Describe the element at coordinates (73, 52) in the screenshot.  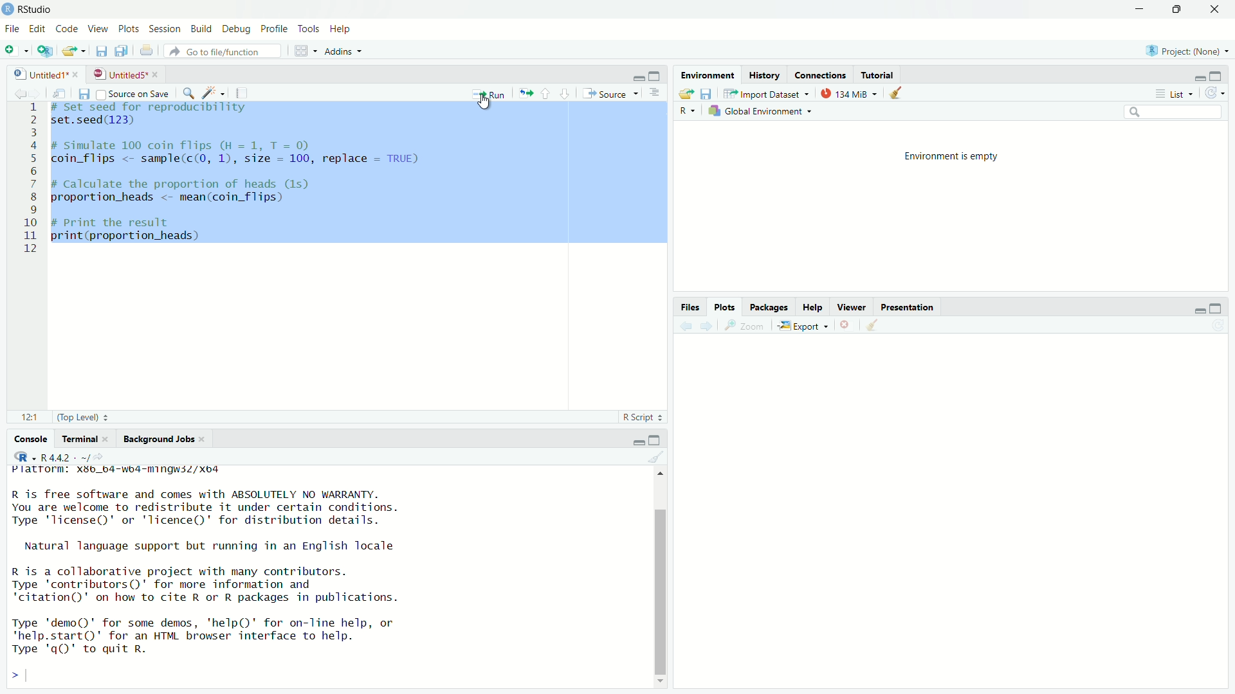
I see `open an existing file` at that location.